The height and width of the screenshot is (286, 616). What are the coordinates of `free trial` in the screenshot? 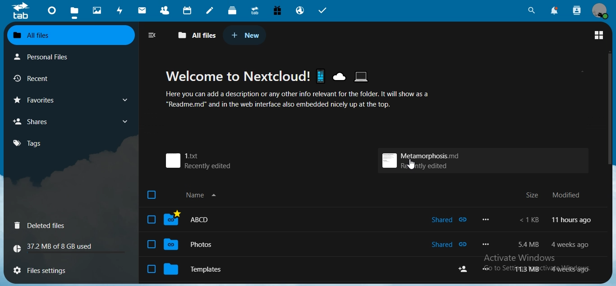 It's located at (277, 10).